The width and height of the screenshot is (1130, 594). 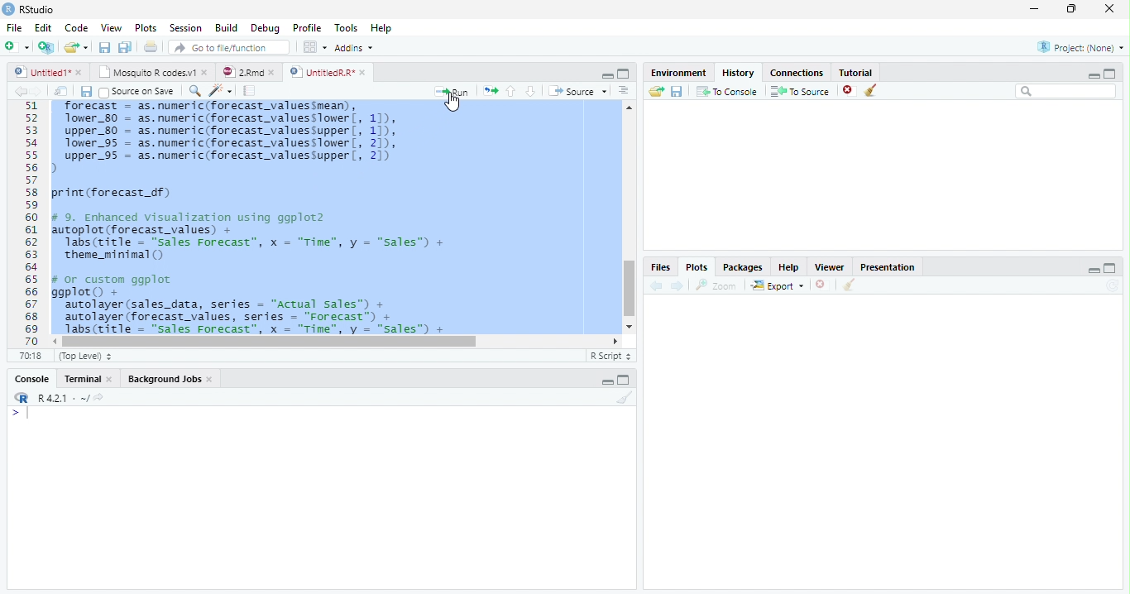 I want to click on Re-run, so click(x=489, y=91).